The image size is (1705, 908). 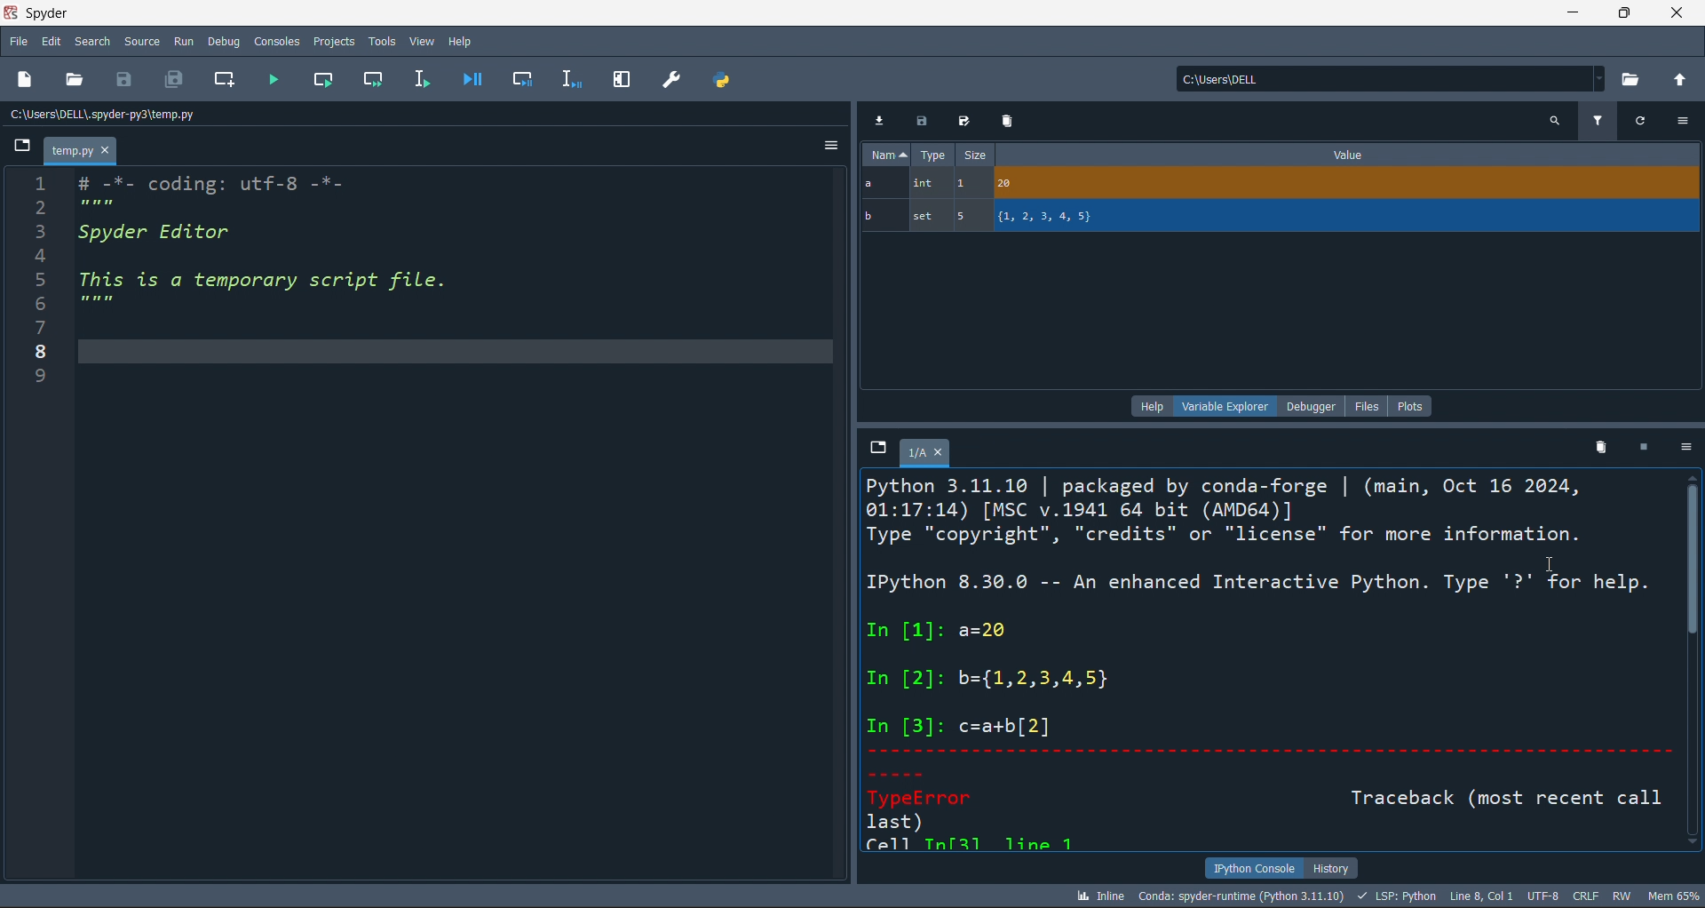 What do you see at coordinates (1622, 12) in the screenshot?
I see `maximize` at bounding box center [1622, 12].